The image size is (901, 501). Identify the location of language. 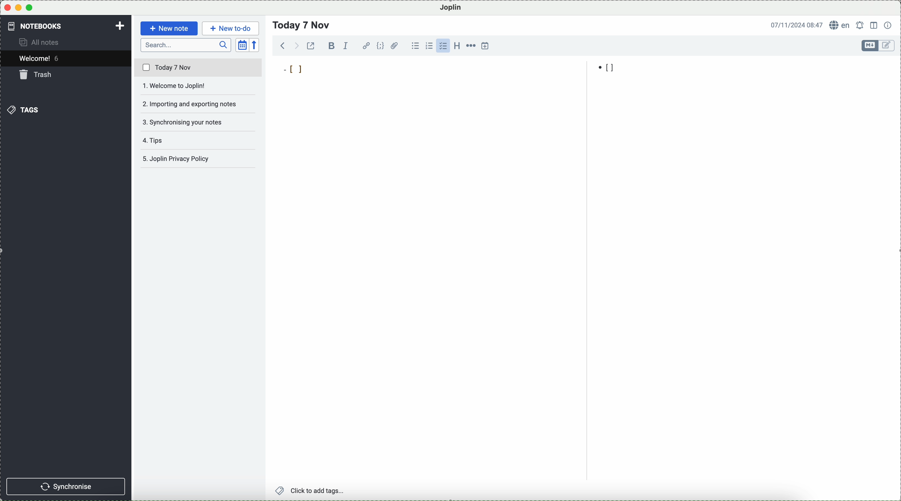
(840, 24).